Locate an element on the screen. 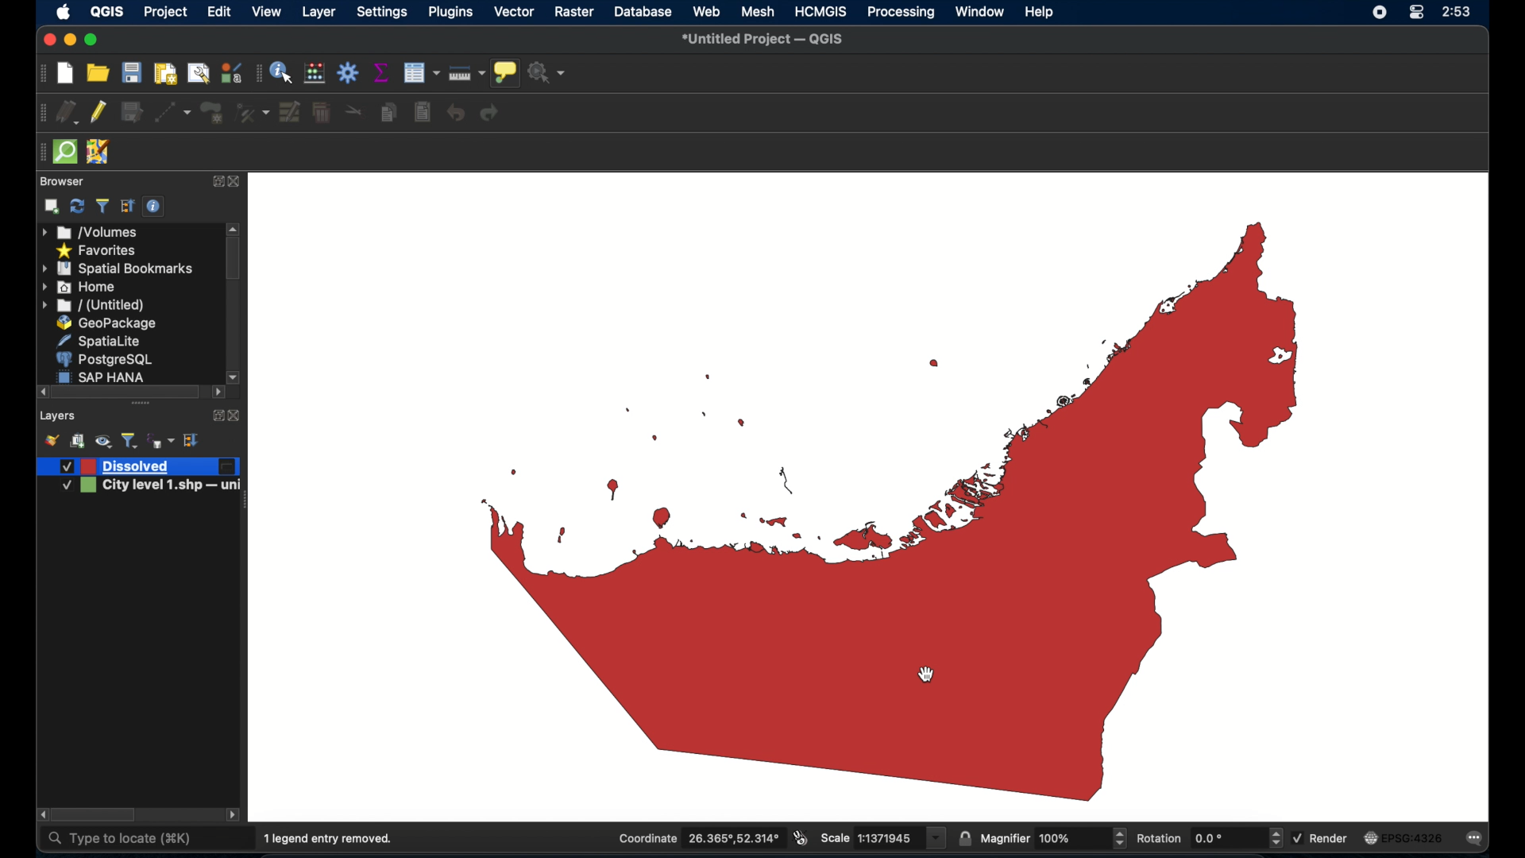  current crs is located at coordinates (1403, 837).